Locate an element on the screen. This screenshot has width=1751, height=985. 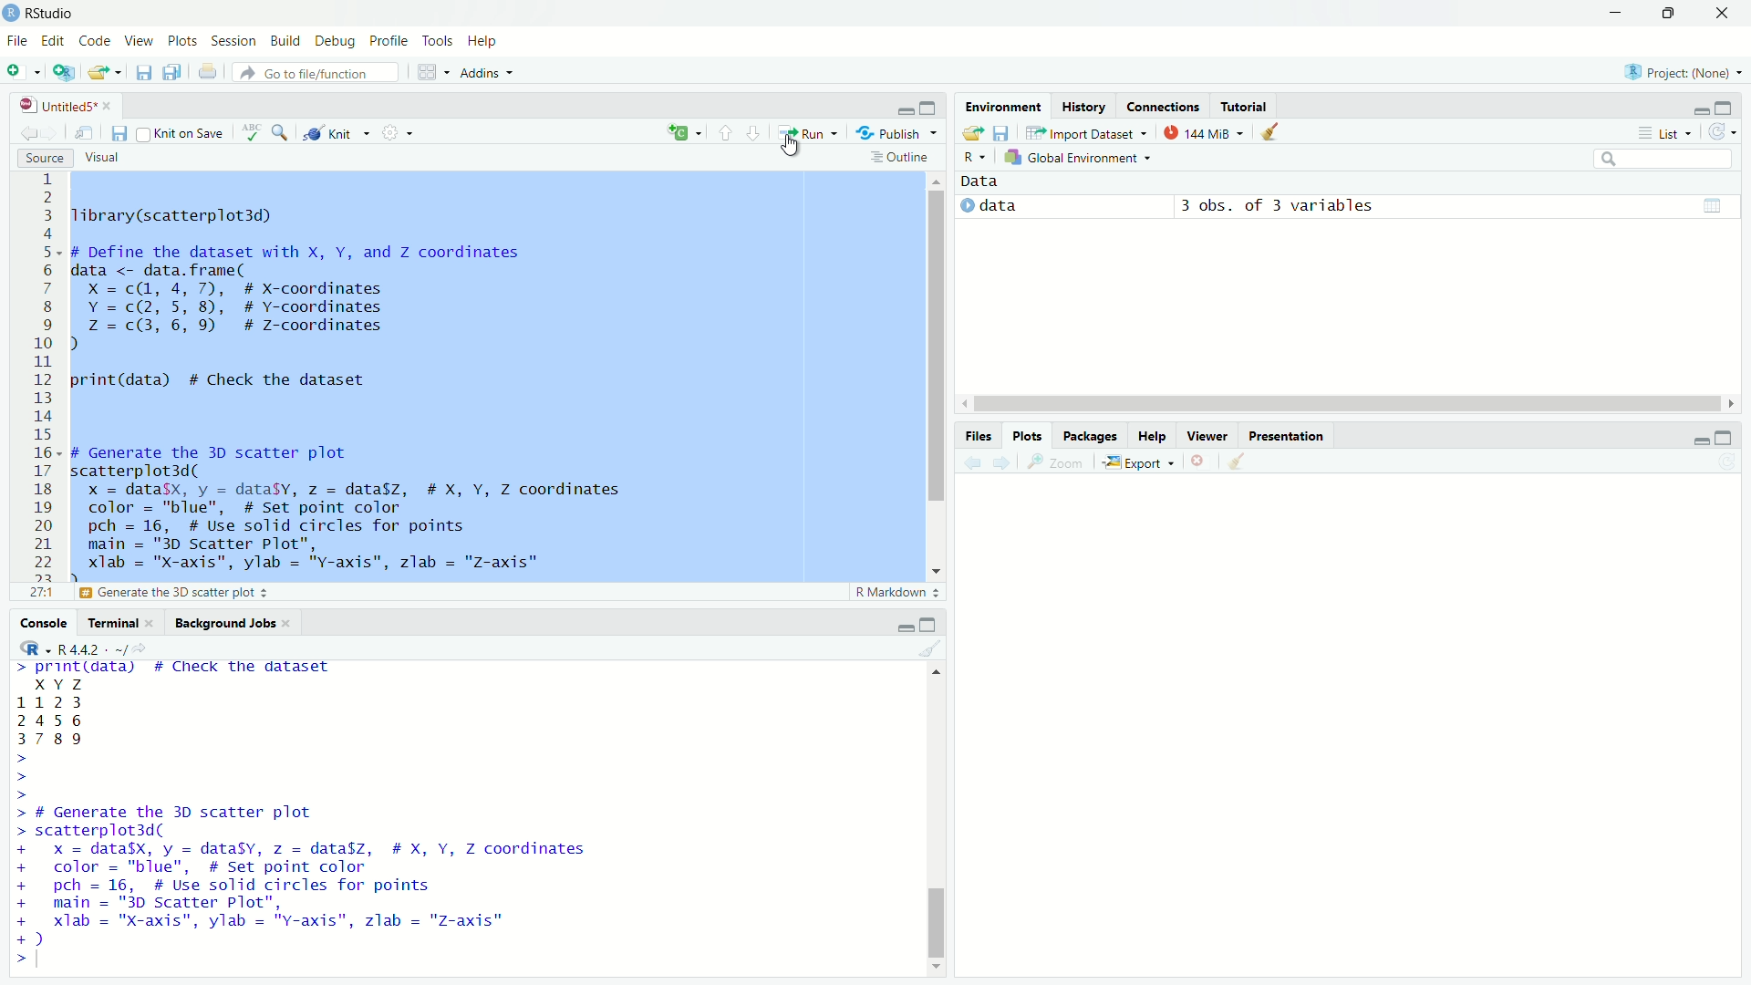
go to file/function is located at coordinates (320, 72).